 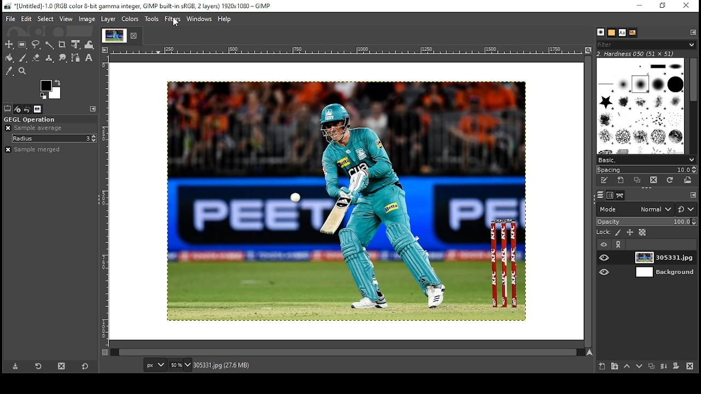 I want to click on color, so click(x=50, y=90).